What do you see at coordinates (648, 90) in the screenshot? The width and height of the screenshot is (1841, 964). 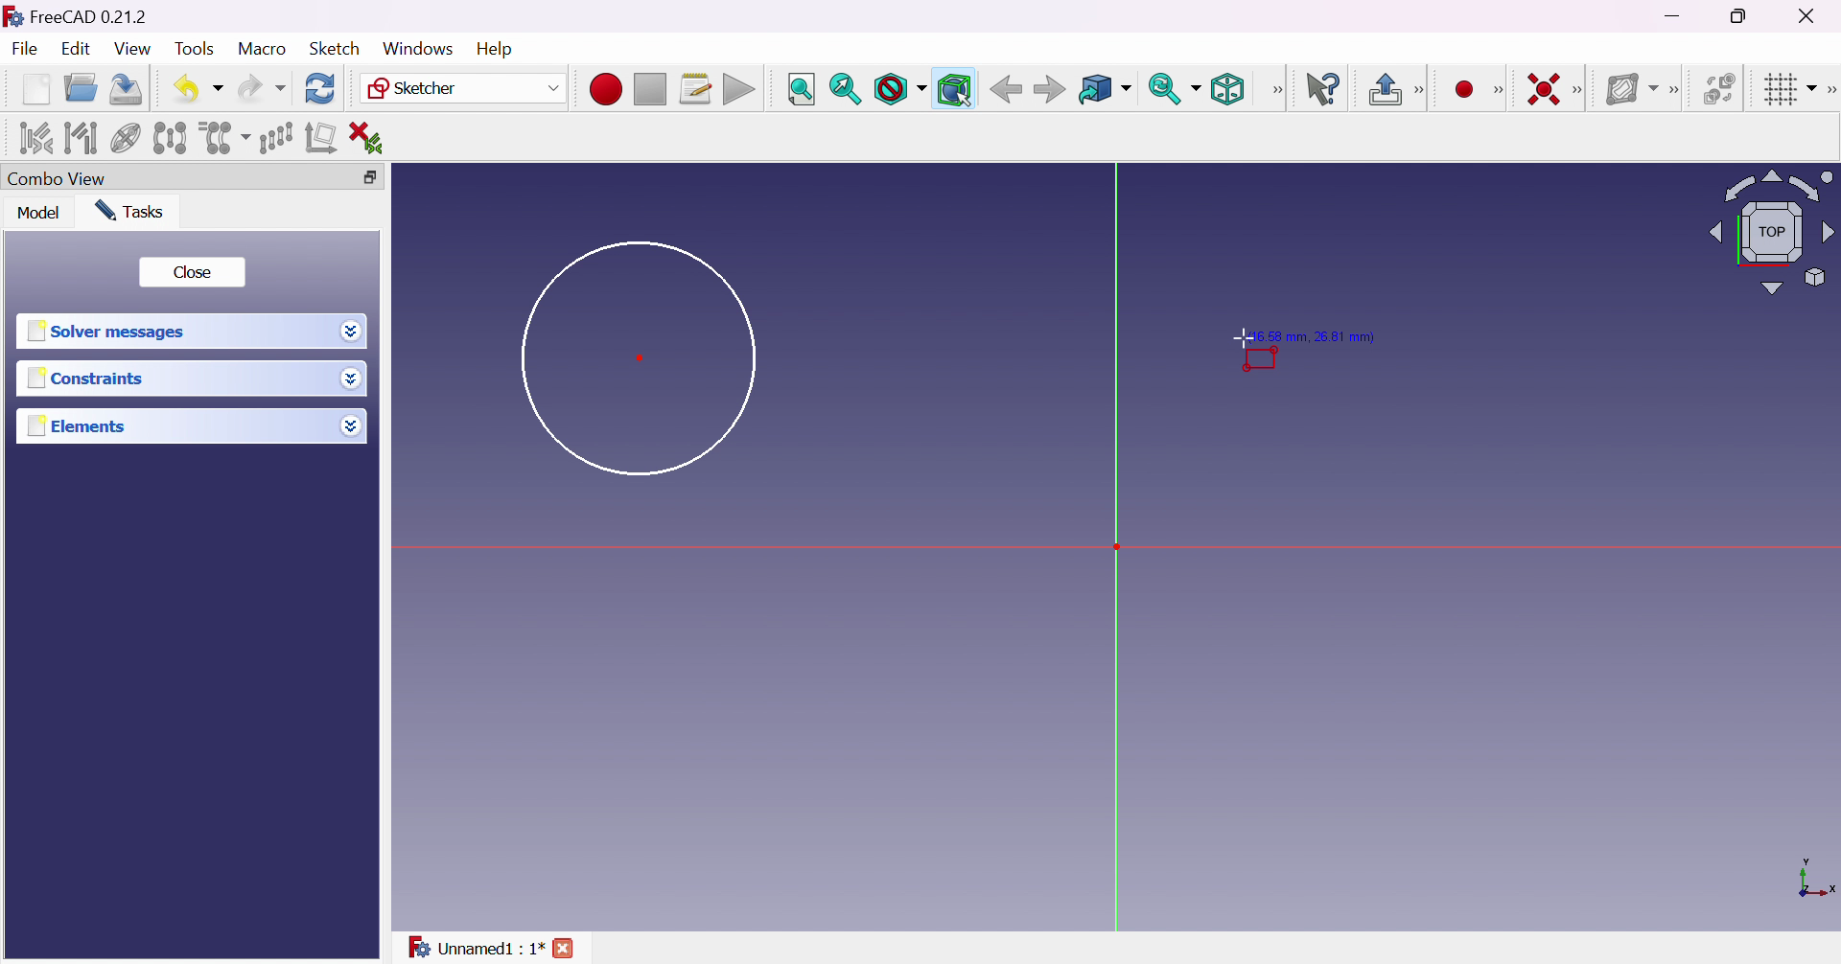 I see `Stop macro recording` at bounding box center [648, 90].